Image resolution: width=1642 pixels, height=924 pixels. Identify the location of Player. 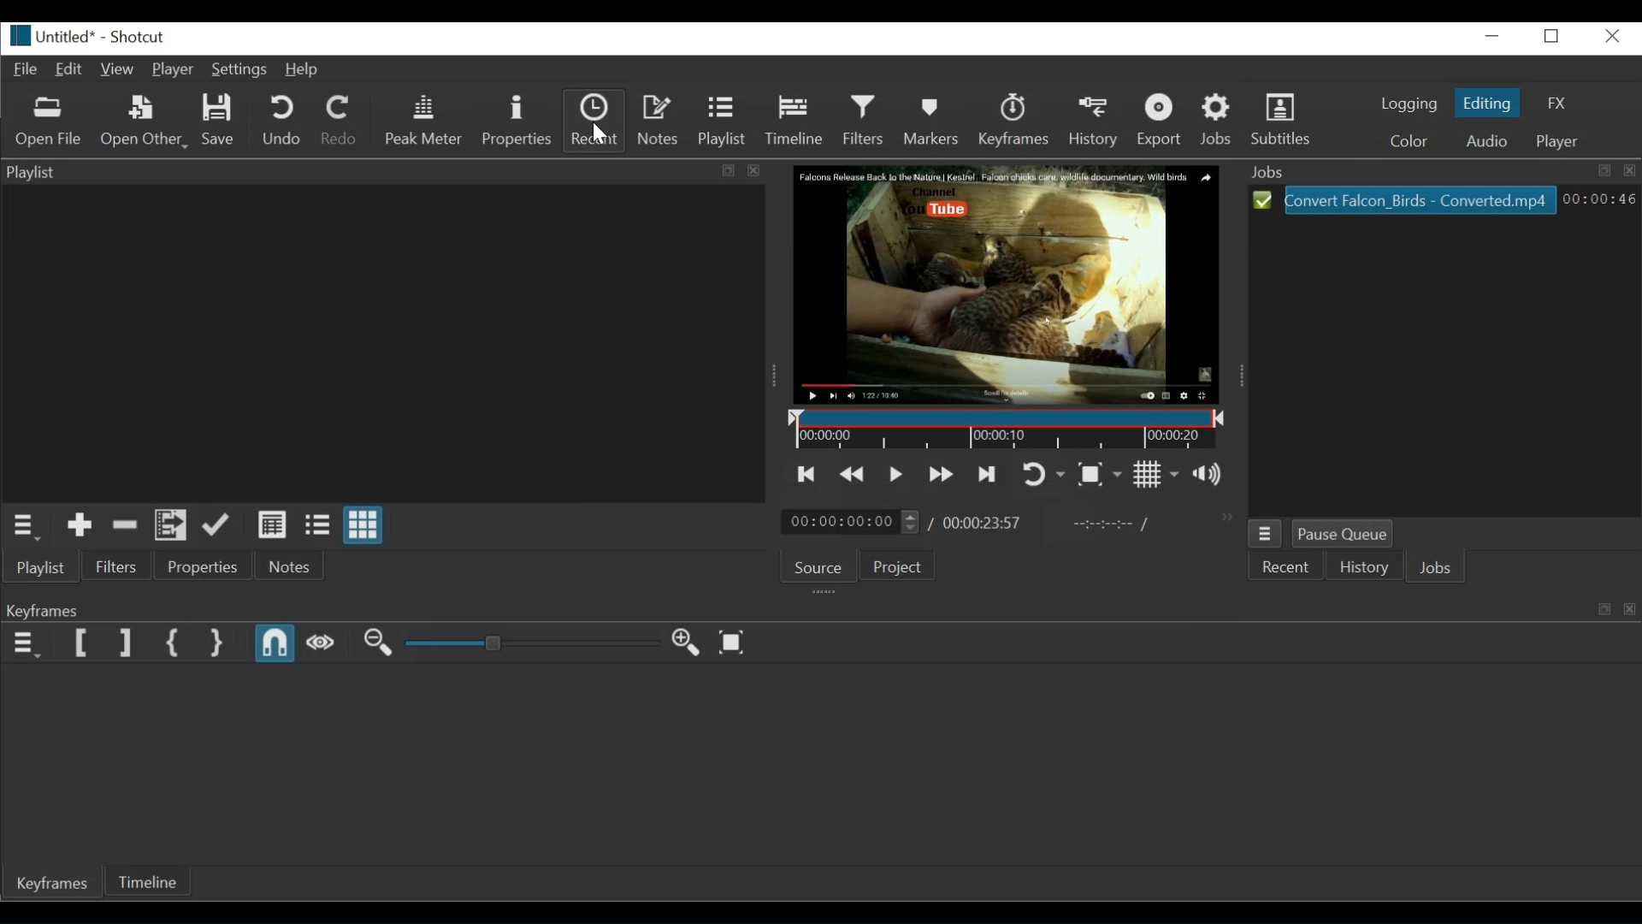
(173, 69).